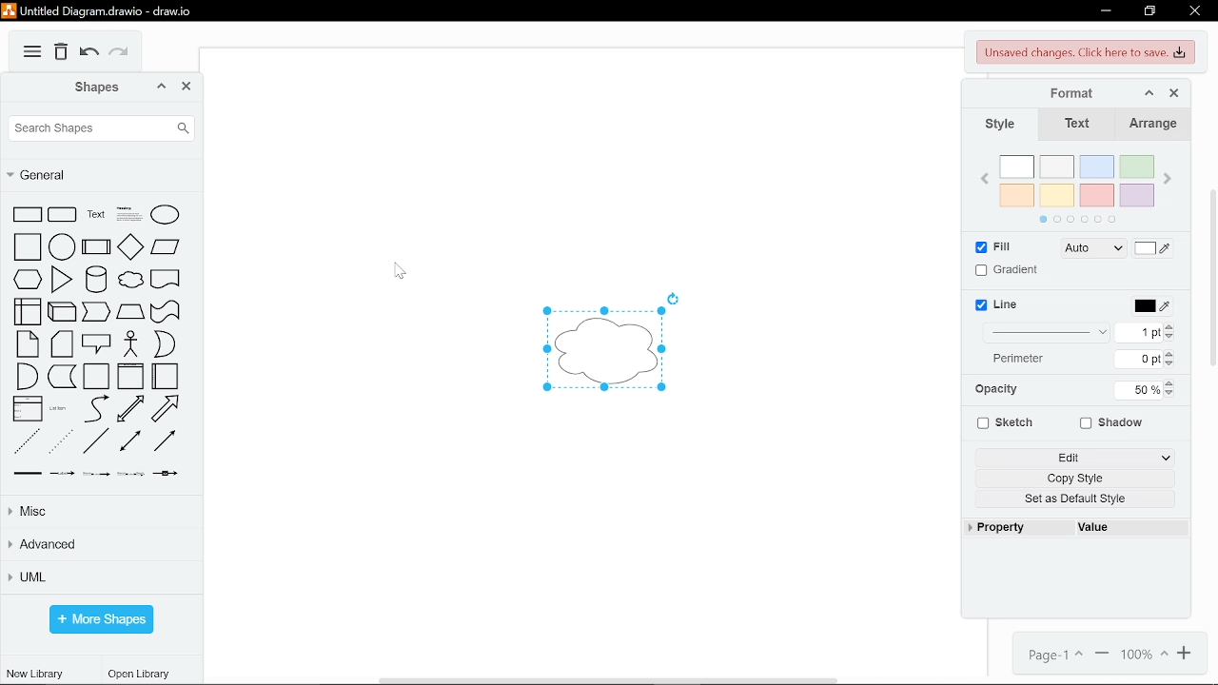 The height and width of the screenshot is (685, 1218). I want to click on page, so click(1058, 655).